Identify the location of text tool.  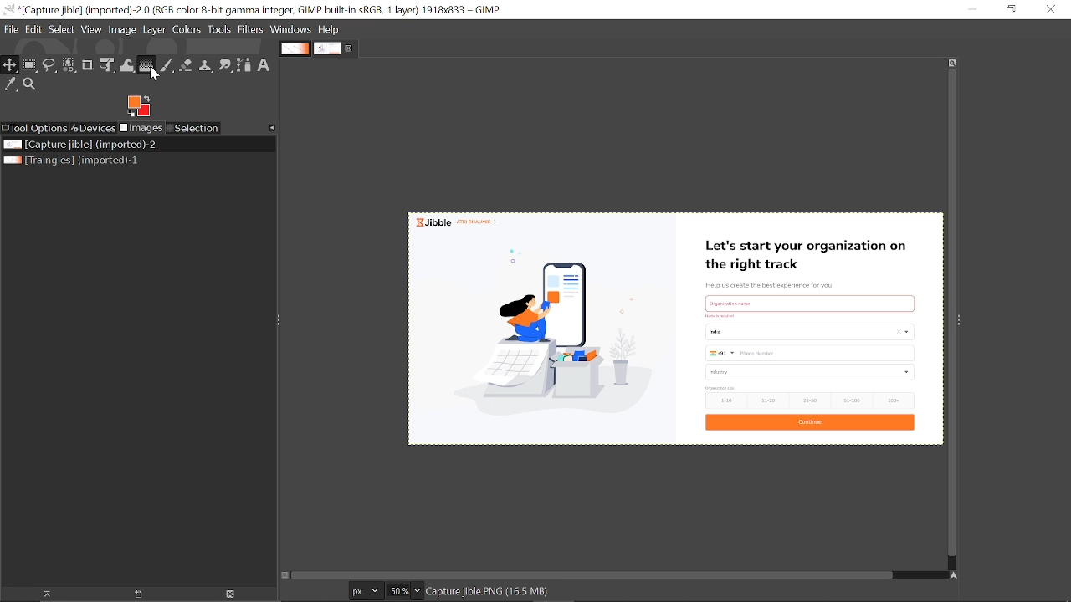
(266, 65).